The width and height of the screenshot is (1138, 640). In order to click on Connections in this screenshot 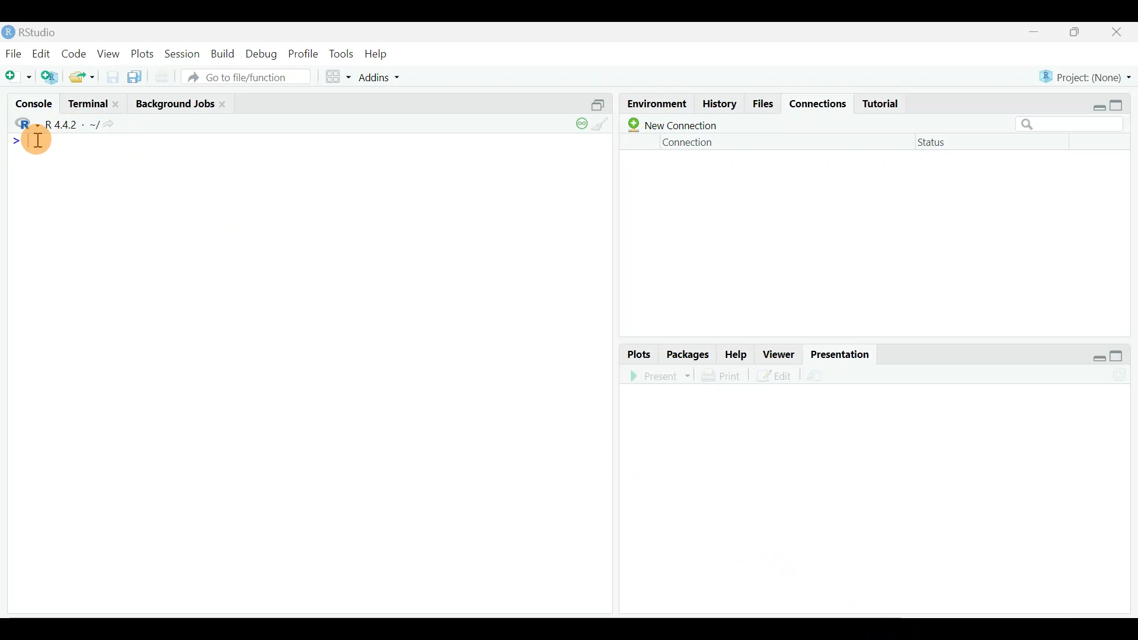, I will do `click(814, 101)`.